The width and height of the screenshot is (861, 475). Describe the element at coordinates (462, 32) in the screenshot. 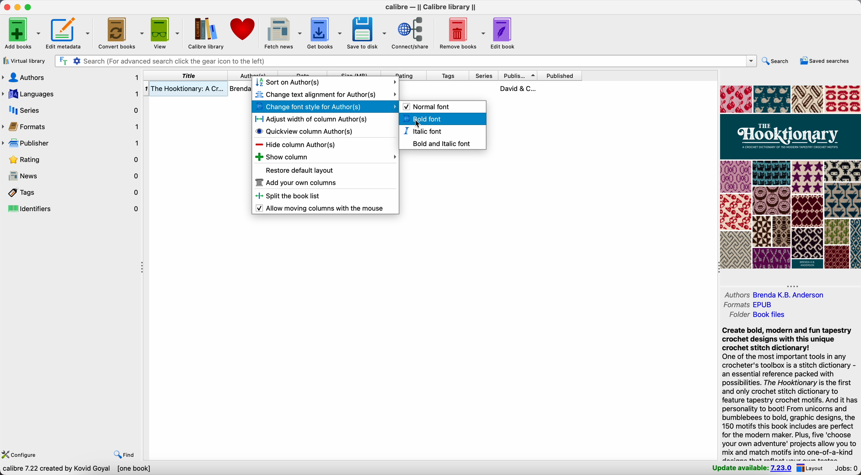

I see `remove books` at that location.